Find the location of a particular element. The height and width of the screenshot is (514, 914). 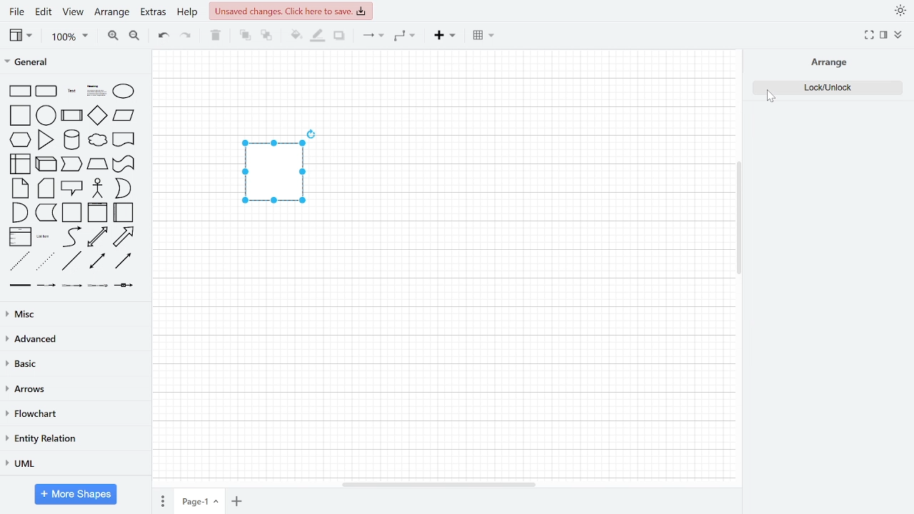

diamond is located at coordinates (98, 116).